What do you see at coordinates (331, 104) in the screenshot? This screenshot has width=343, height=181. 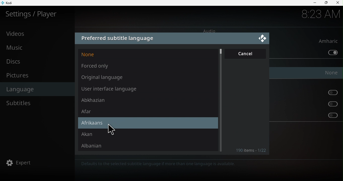 I see `Prefer audio stream for the hearing impaired` at bounding box center [331, 104].